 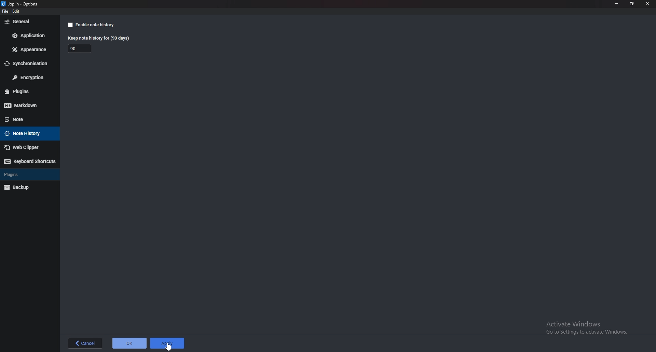 What do you see at coordinates (167, 342) in the screenshot?
I see `apply` at bounding box center [167, 342].